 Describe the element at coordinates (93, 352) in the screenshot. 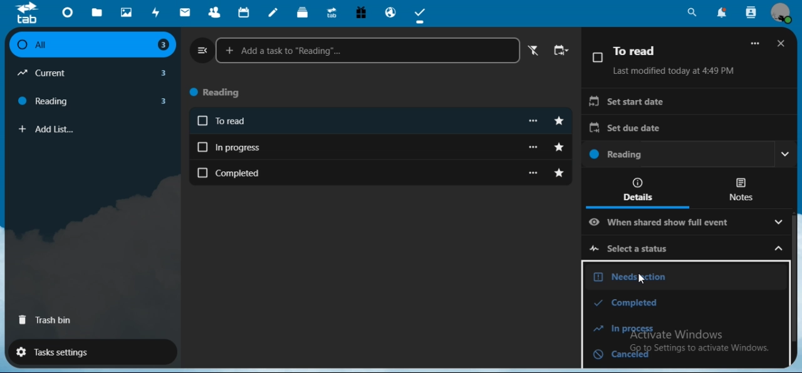

I see `tasks settings` at that location.